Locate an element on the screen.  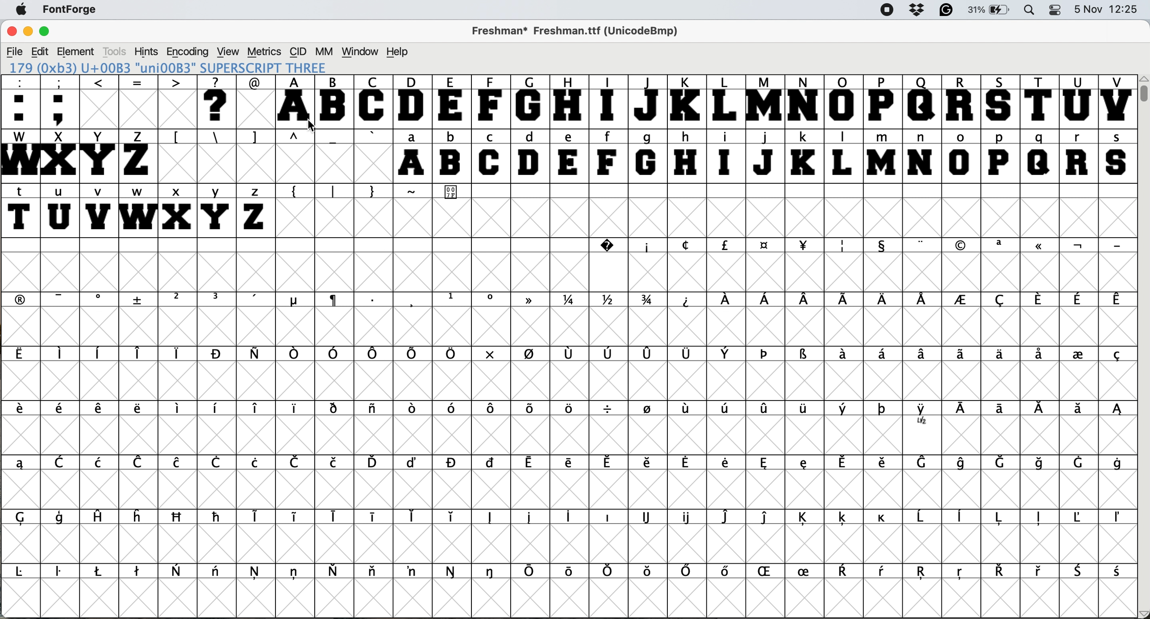
e is located at coordinates (570, 156).